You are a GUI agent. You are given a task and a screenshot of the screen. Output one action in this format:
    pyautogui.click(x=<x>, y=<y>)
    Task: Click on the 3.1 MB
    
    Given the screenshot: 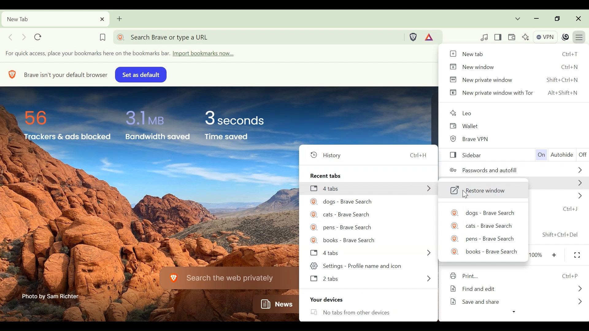 What is the action you would take?
    pyautogui.click(x=144, y=116)
    